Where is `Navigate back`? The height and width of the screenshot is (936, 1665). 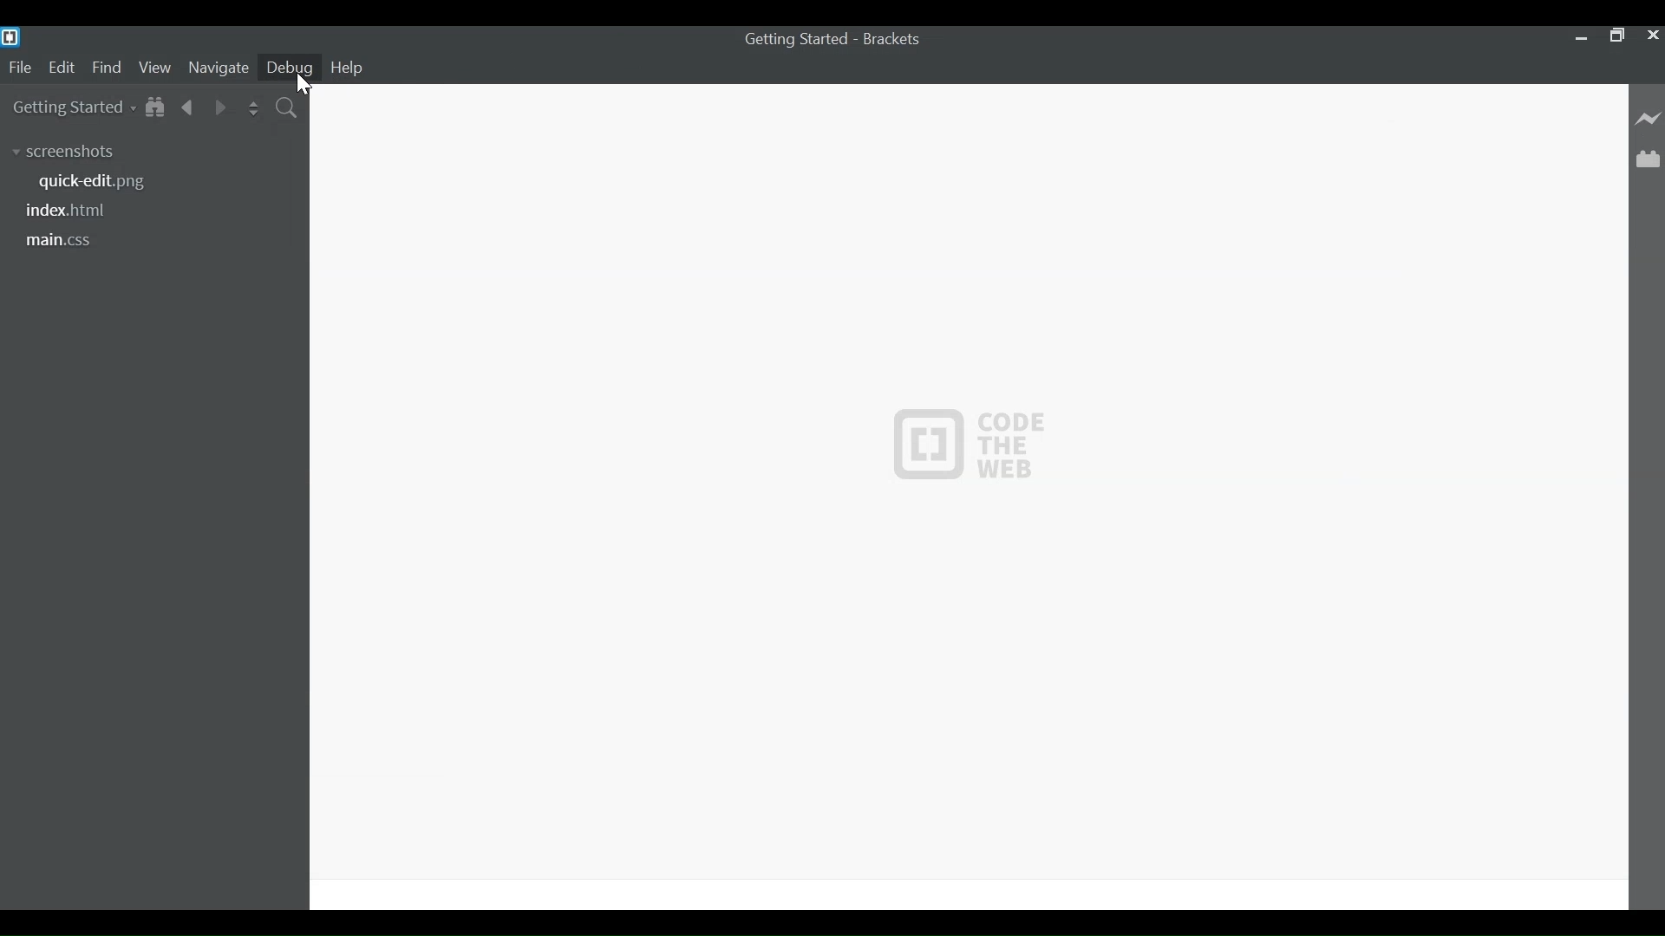 Navigate back is located at coordinates (188, 109).